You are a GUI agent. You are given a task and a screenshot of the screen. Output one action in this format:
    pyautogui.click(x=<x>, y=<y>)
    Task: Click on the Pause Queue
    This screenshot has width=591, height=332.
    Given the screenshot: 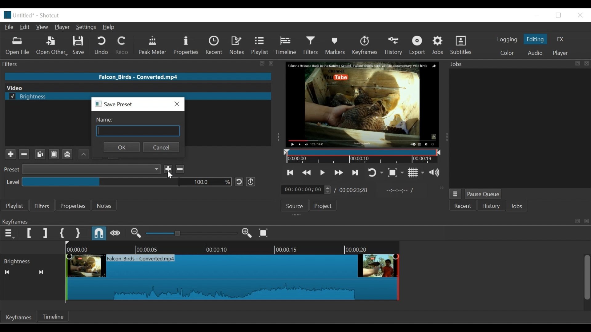 What is the action you would take?
    pyautogui.click(x=483, y=194)
    